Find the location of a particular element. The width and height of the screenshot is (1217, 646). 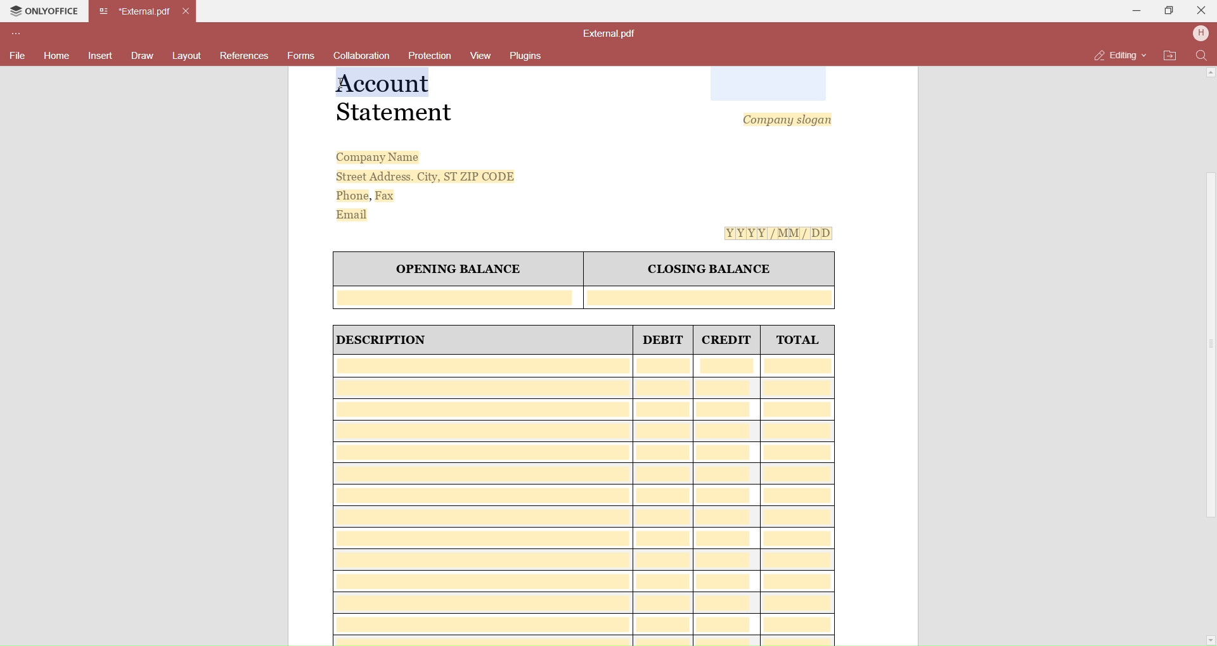

Close is located at coordinates (1202, 9).